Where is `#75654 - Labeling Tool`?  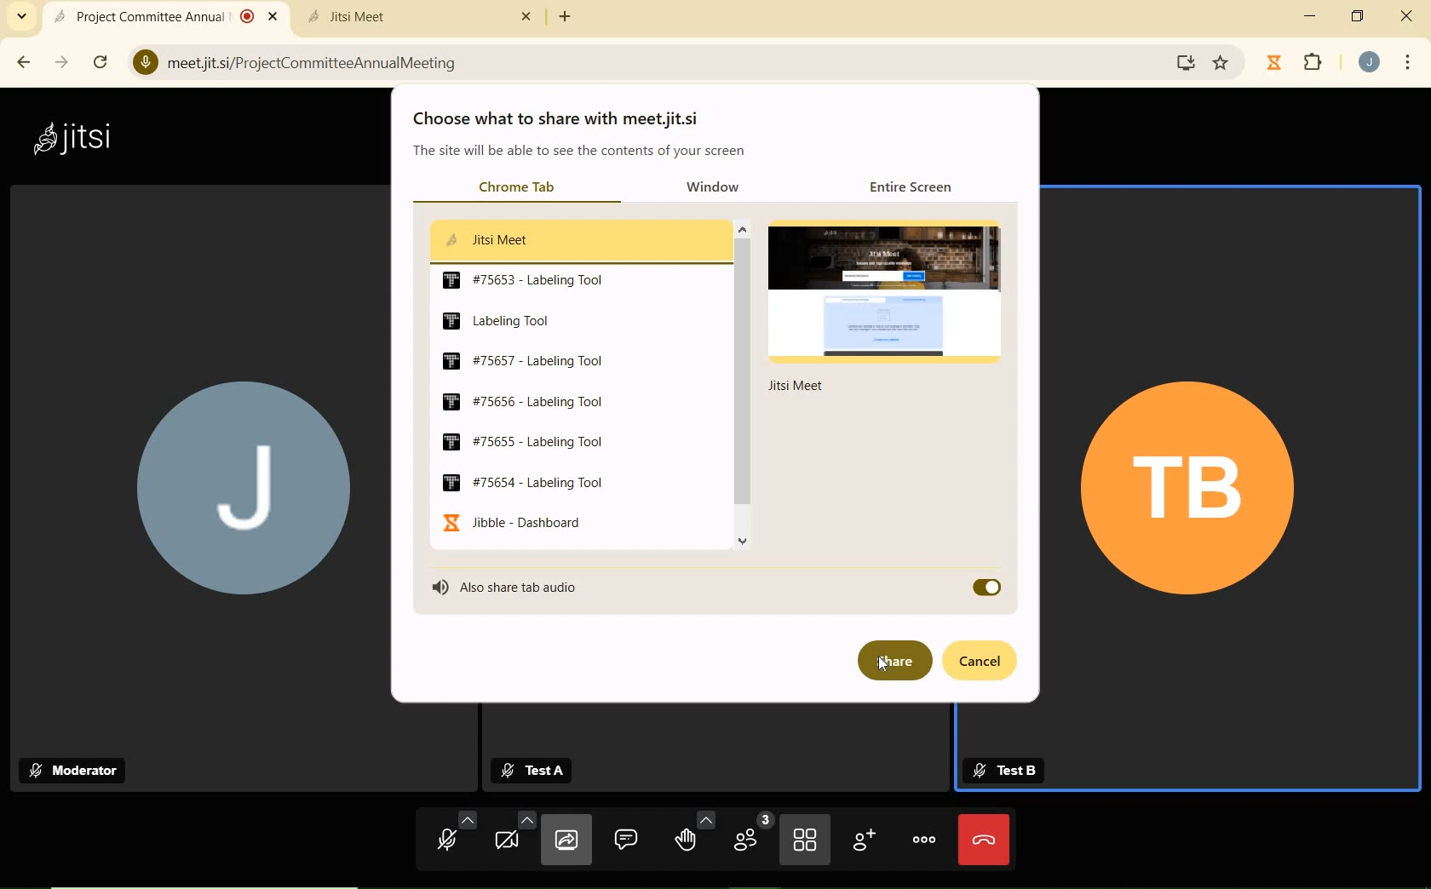
#75654 - Labeling Tool is located at coordinates (532, 481).